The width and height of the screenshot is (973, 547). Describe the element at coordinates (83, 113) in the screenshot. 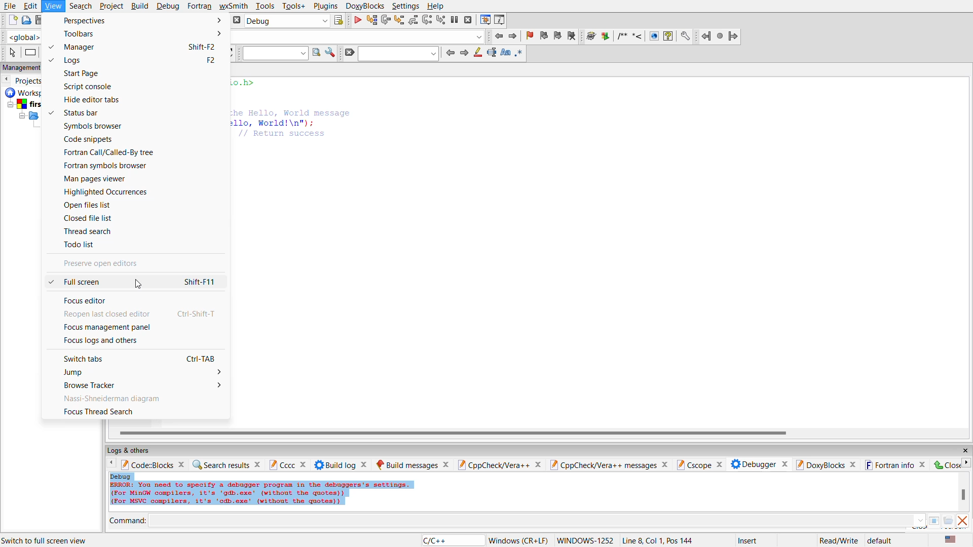

I see `status bar` at that location.